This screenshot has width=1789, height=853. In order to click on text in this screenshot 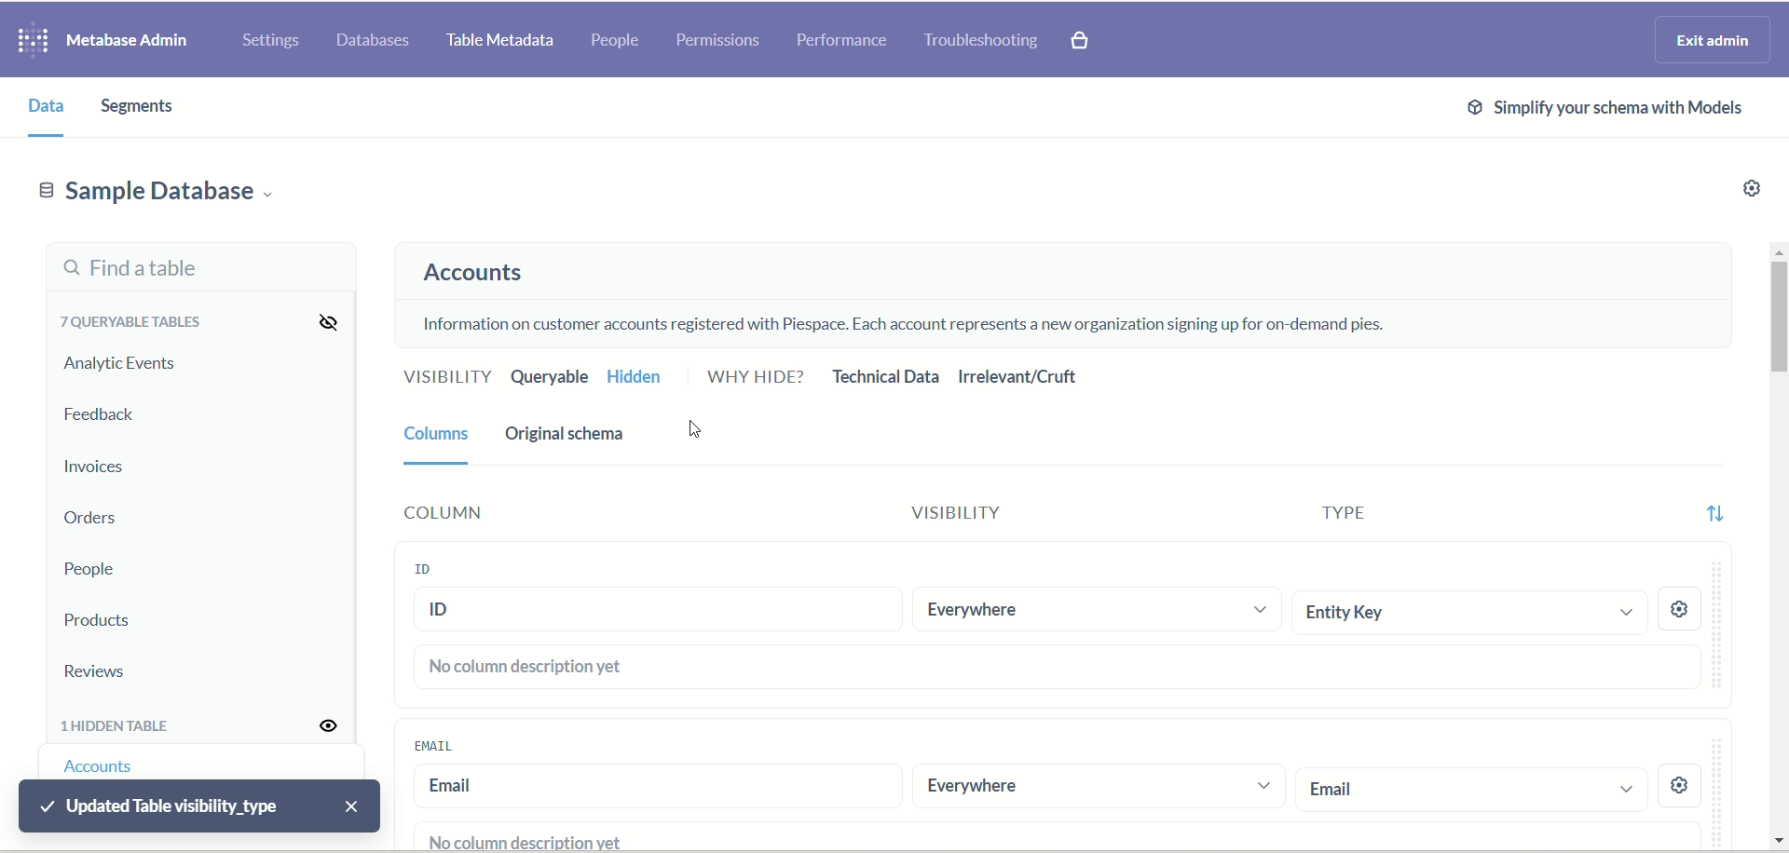, I will do `click(901, 319)`.